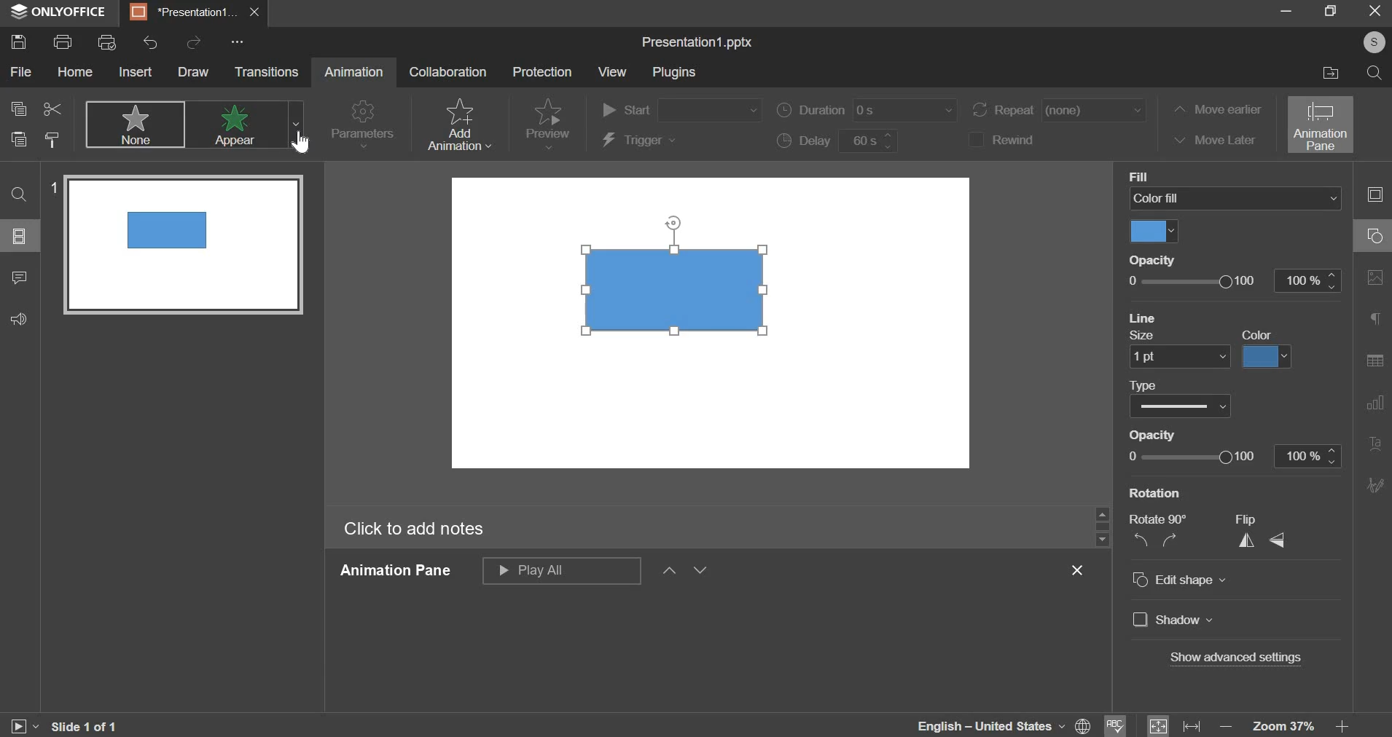  What do you see at coordinates (1375, 74) in the screenshot?
I see `find` at bounding box center [1375, 74].